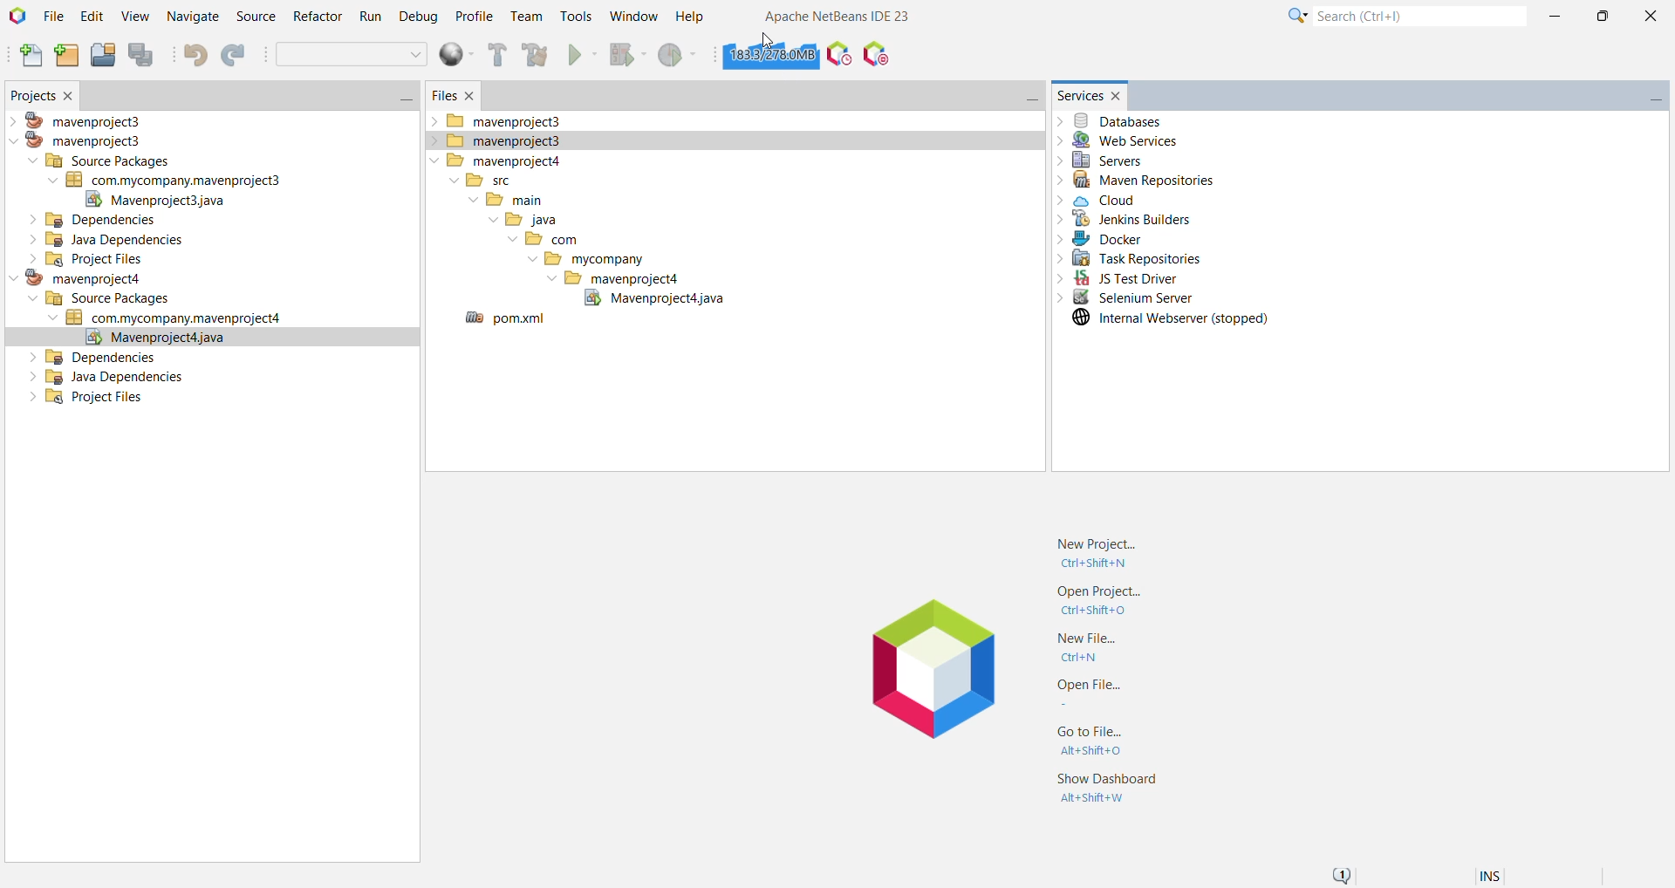 The height and width of the screenshot is (888, 1675). Describe the element at coordinates (74, 92) in the screenshot. I see `Close Window` at that location.